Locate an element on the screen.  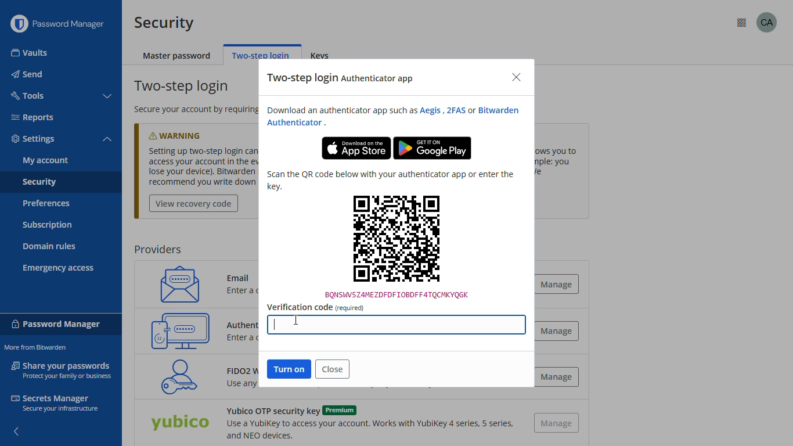
reports is located at coordinates (33, 117).